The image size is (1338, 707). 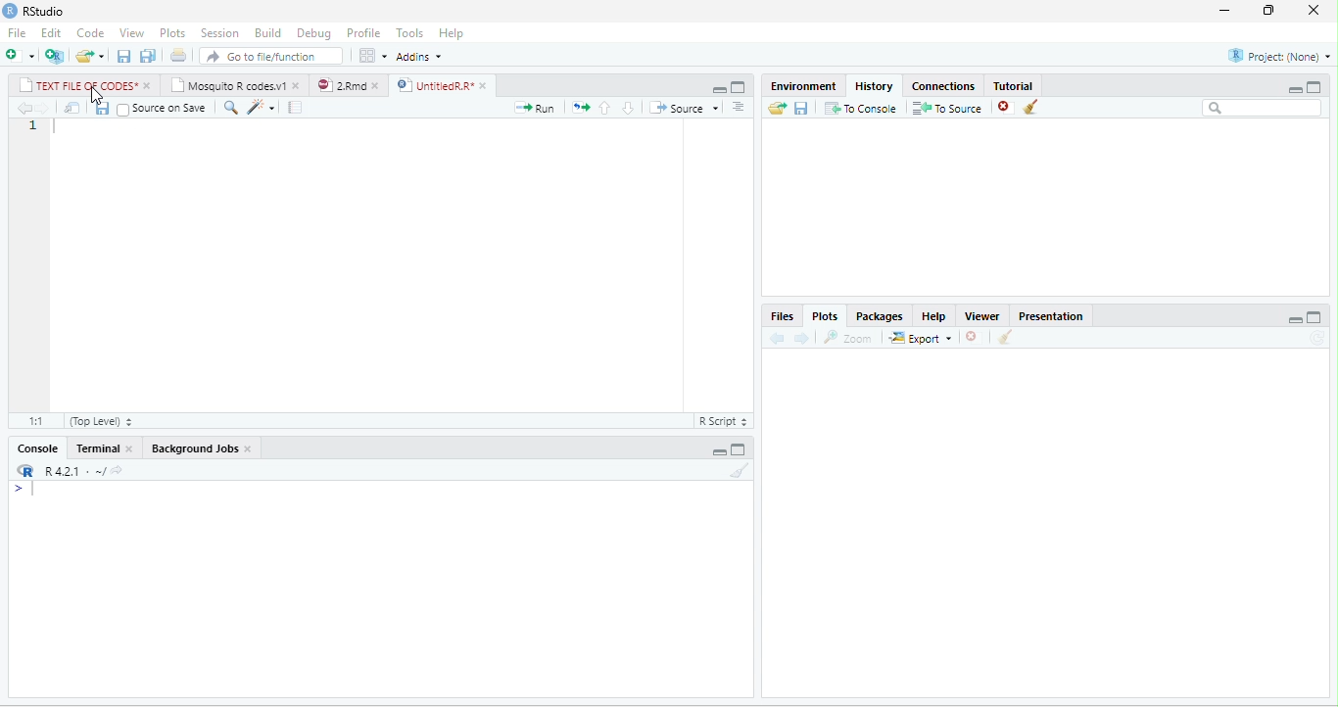 What do you see at coordinates (719, 90) in the screenshot?
I see `minimize` at bounding box center [719, 90].